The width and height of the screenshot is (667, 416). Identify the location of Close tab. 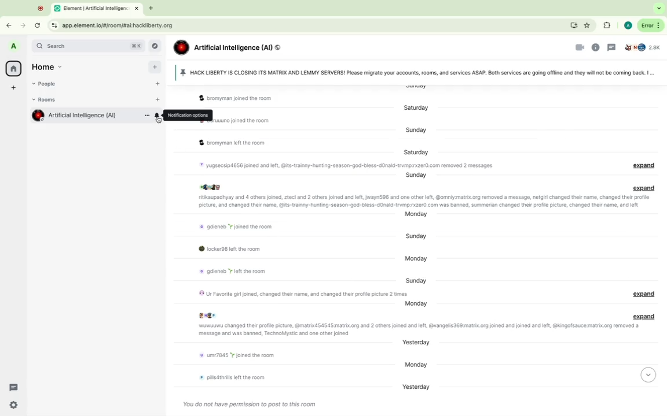
(137, 8).